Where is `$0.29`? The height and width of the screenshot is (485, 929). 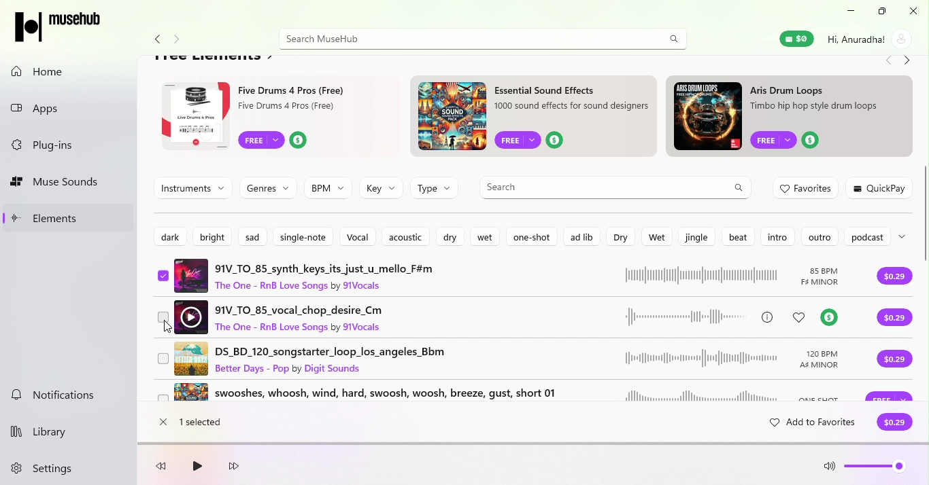 $0.29 is located at coordinates (894, 423).